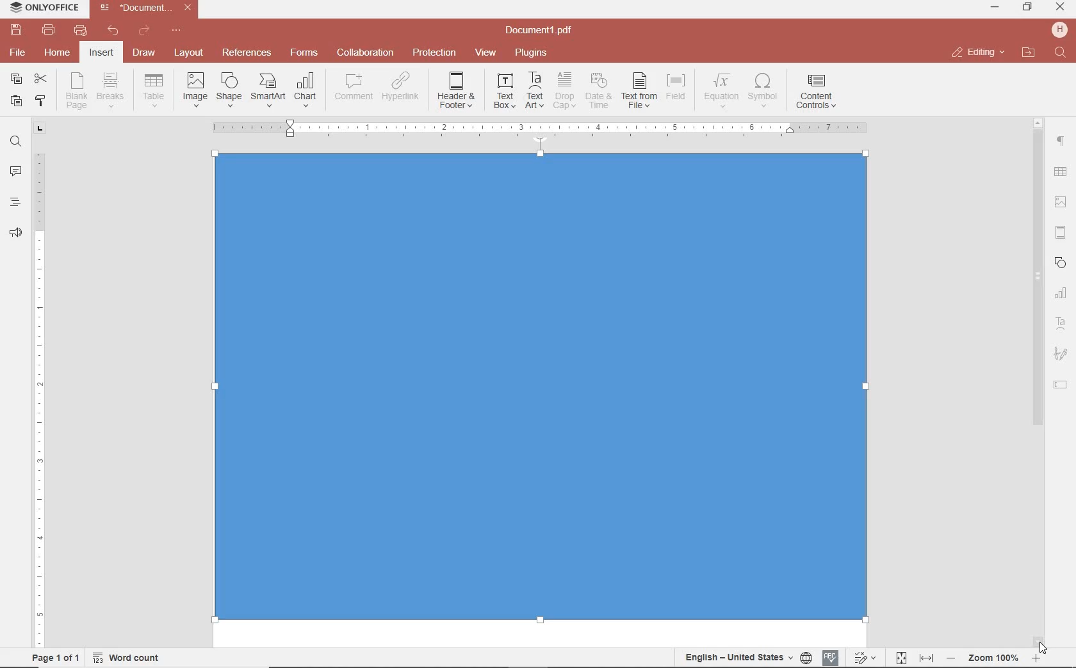 This screenshot has width=1076, height=668. Describe the element at coordinates (816, 92) in the screenshot. I see `INSERT CONTENT CONTROLS` at that location.